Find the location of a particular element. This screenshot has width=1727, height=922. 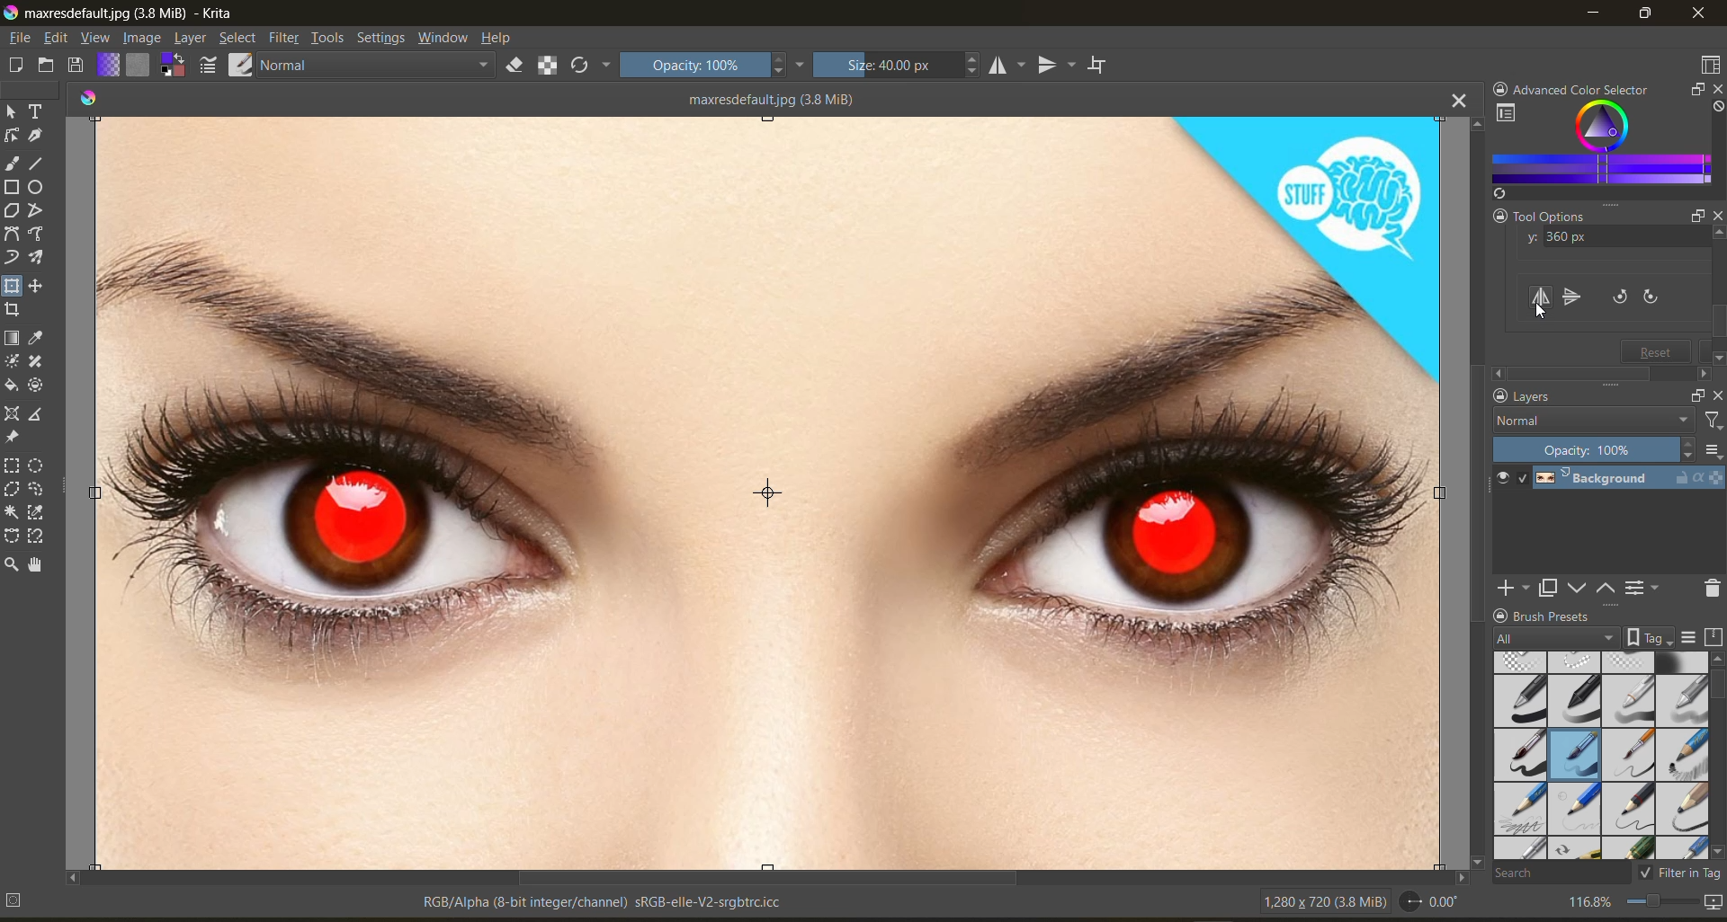

mask down is located at coordinates (1579, 588).